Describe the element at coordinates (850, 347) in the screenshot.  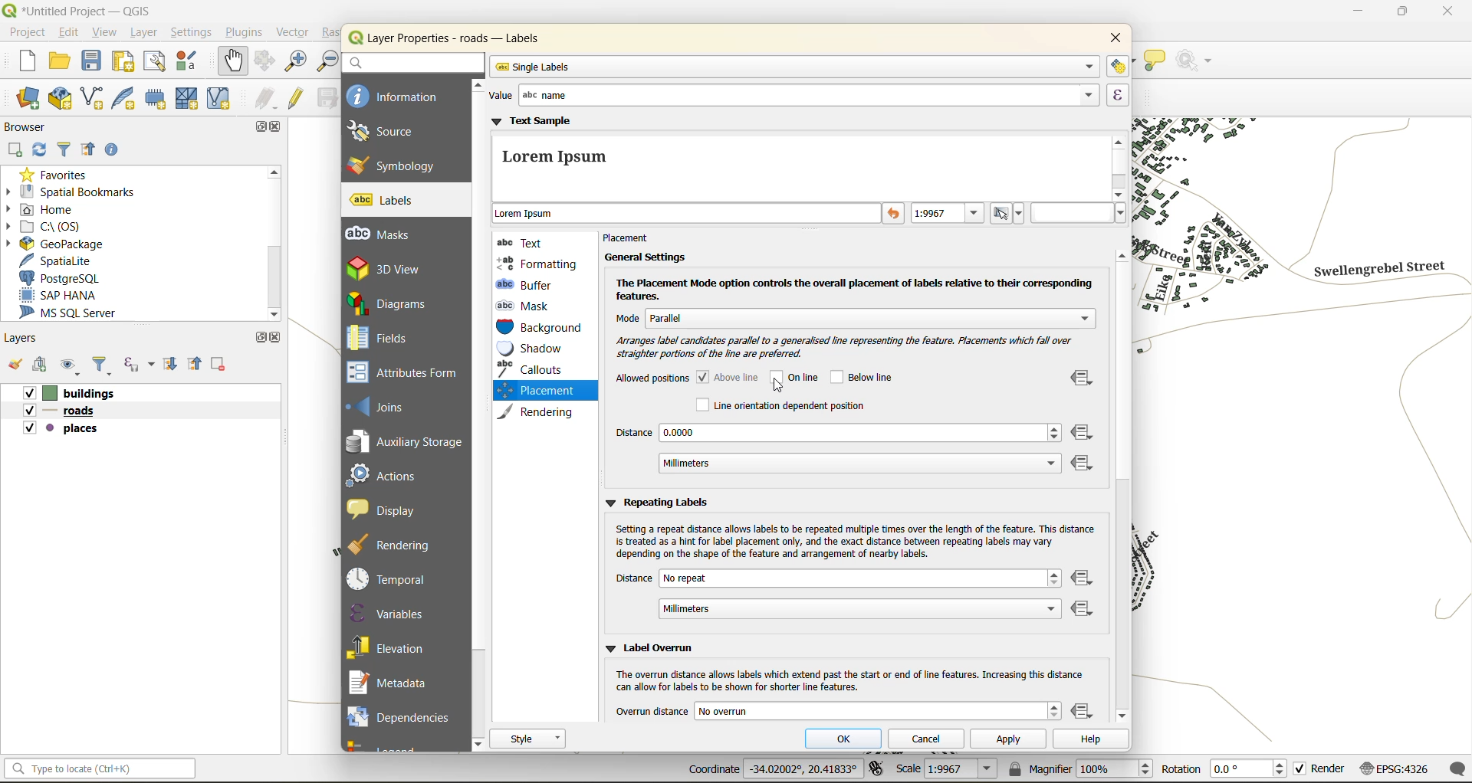
I see `Arranges label candidates parallel to a generalised line representing the feature. Placements which fall over
straighter portions of the line are preferred,` at that location.